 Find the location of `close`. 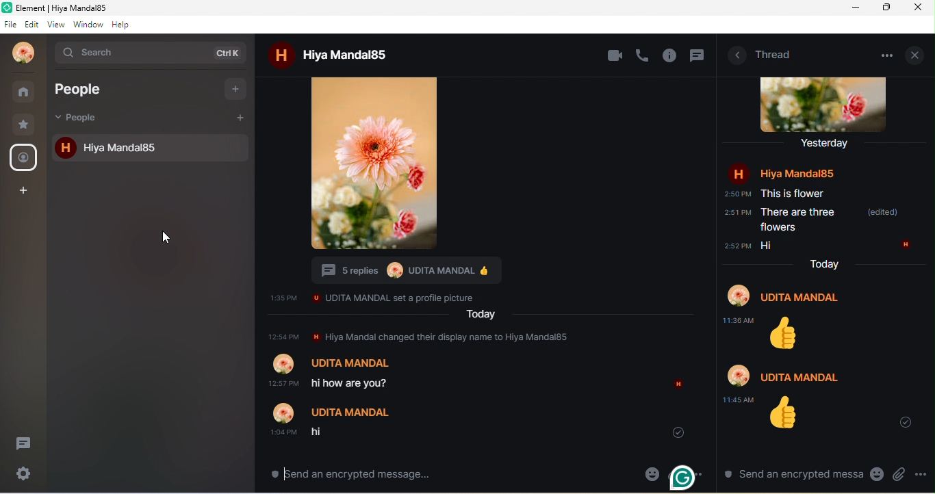

close is located at coordinates (917, 53).